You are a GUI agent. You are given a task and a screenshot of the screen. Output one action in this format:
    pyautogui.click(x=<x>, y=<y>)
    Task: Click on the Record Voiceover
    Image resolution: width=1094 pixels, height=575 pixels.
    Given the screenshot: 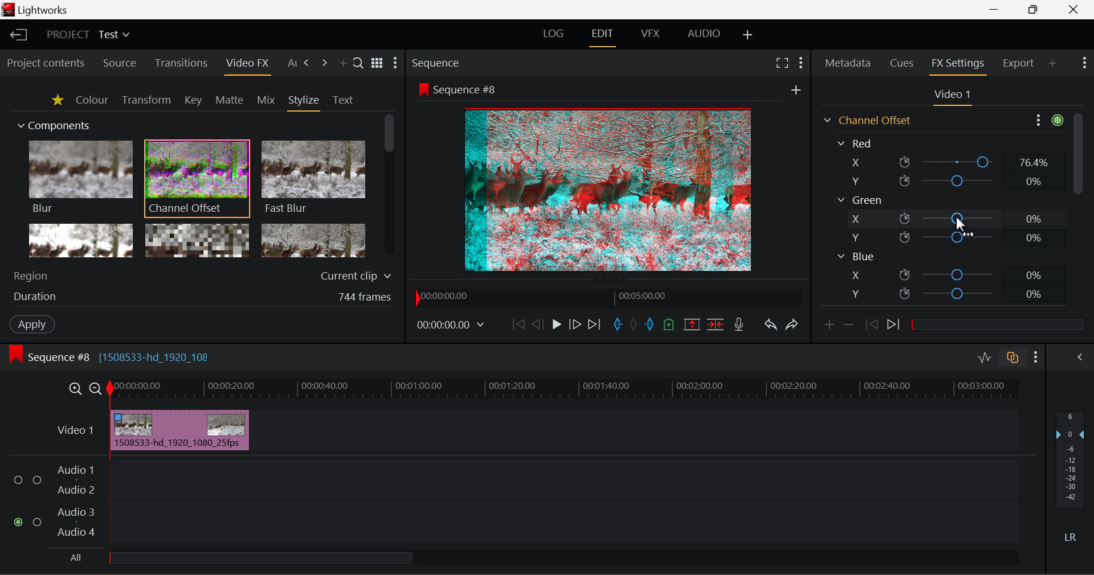 What is the action you would take?
    pyautogui.click(x=739, y=326)
    